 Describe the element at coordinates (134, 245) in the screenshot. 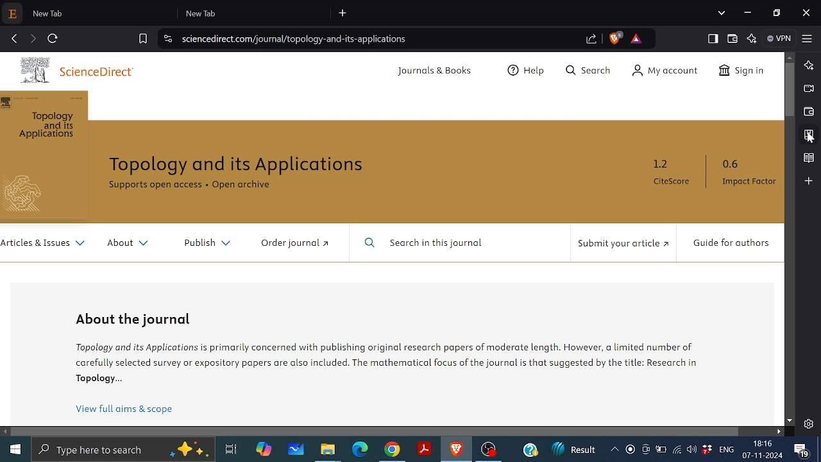

I see `About` at that location.